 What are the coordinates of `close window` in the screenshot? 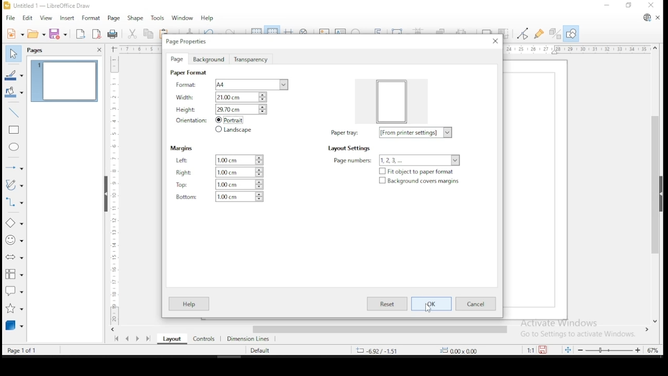 It's located at (652, 6).